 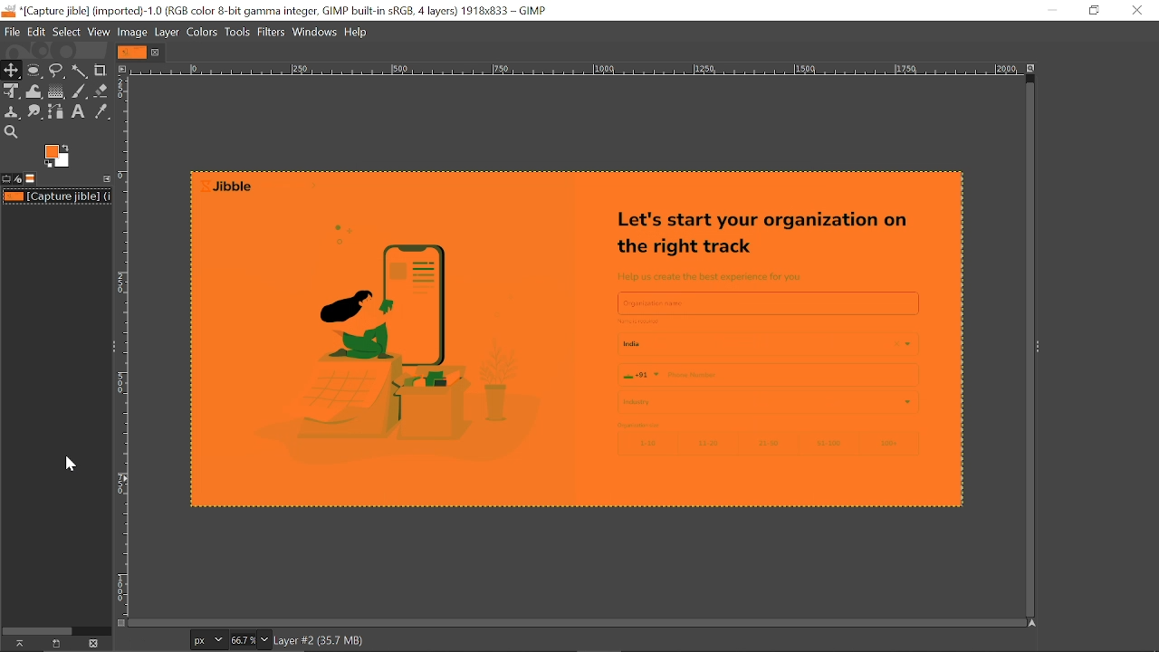 I want to click on Gradient tool, so click(x=57, y=91).